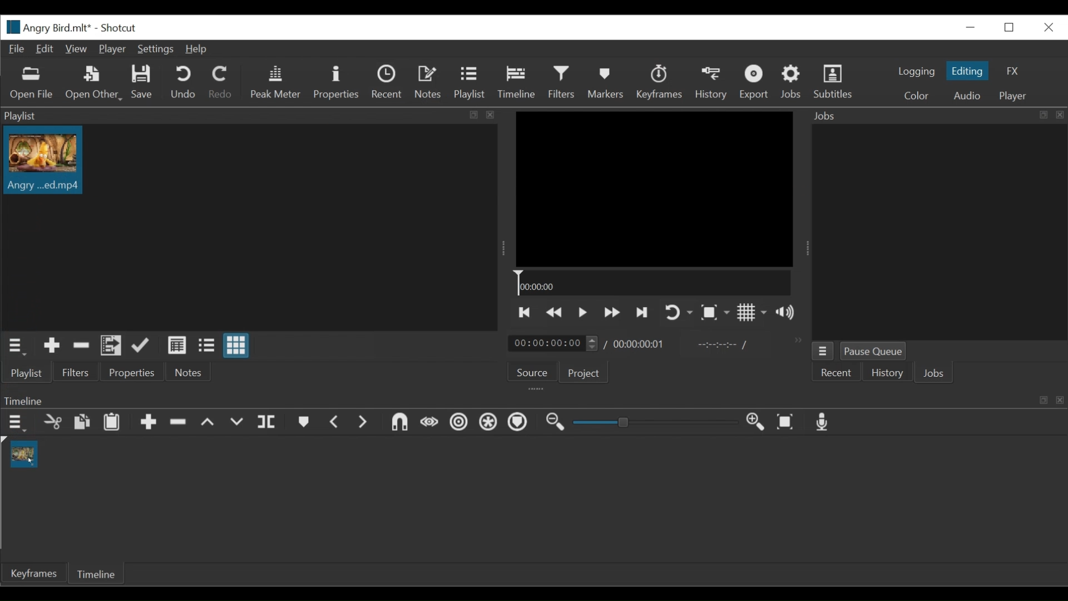 Image resolution: width=1068 pixels, height=601 pixels. I want to click on add clip, so click(149, 424).